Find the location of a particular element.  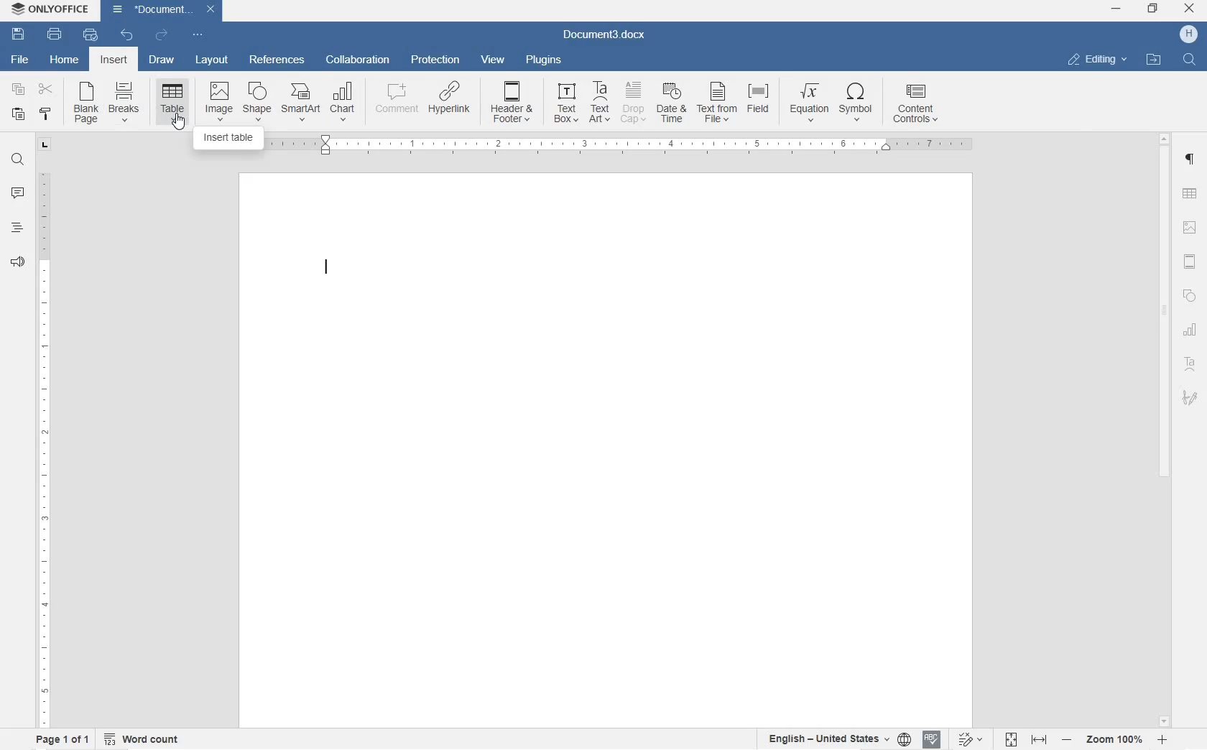

insert table is located at coordinates (230, 136).